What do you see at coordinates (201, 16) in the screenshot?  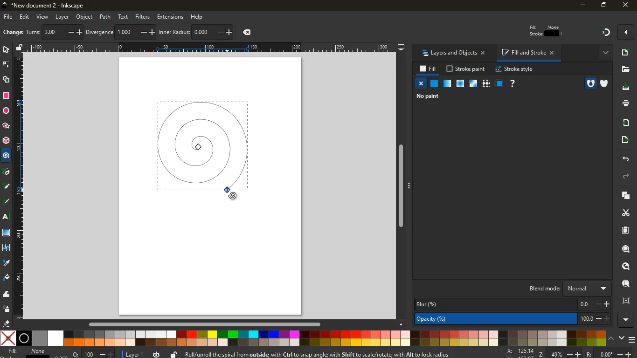 I see `help` at bounding box center [201, 16].